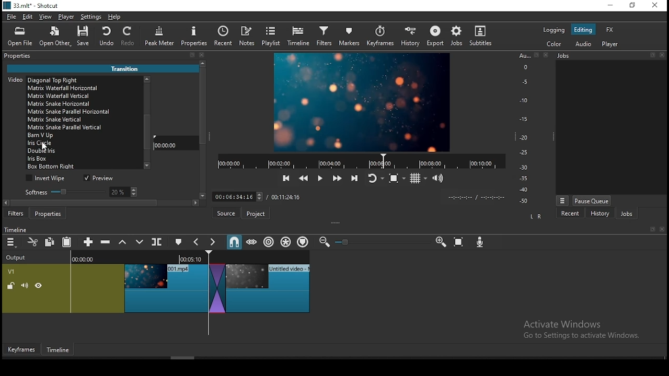 The image size is (669, 376). I want to click on , so click(355, 196).